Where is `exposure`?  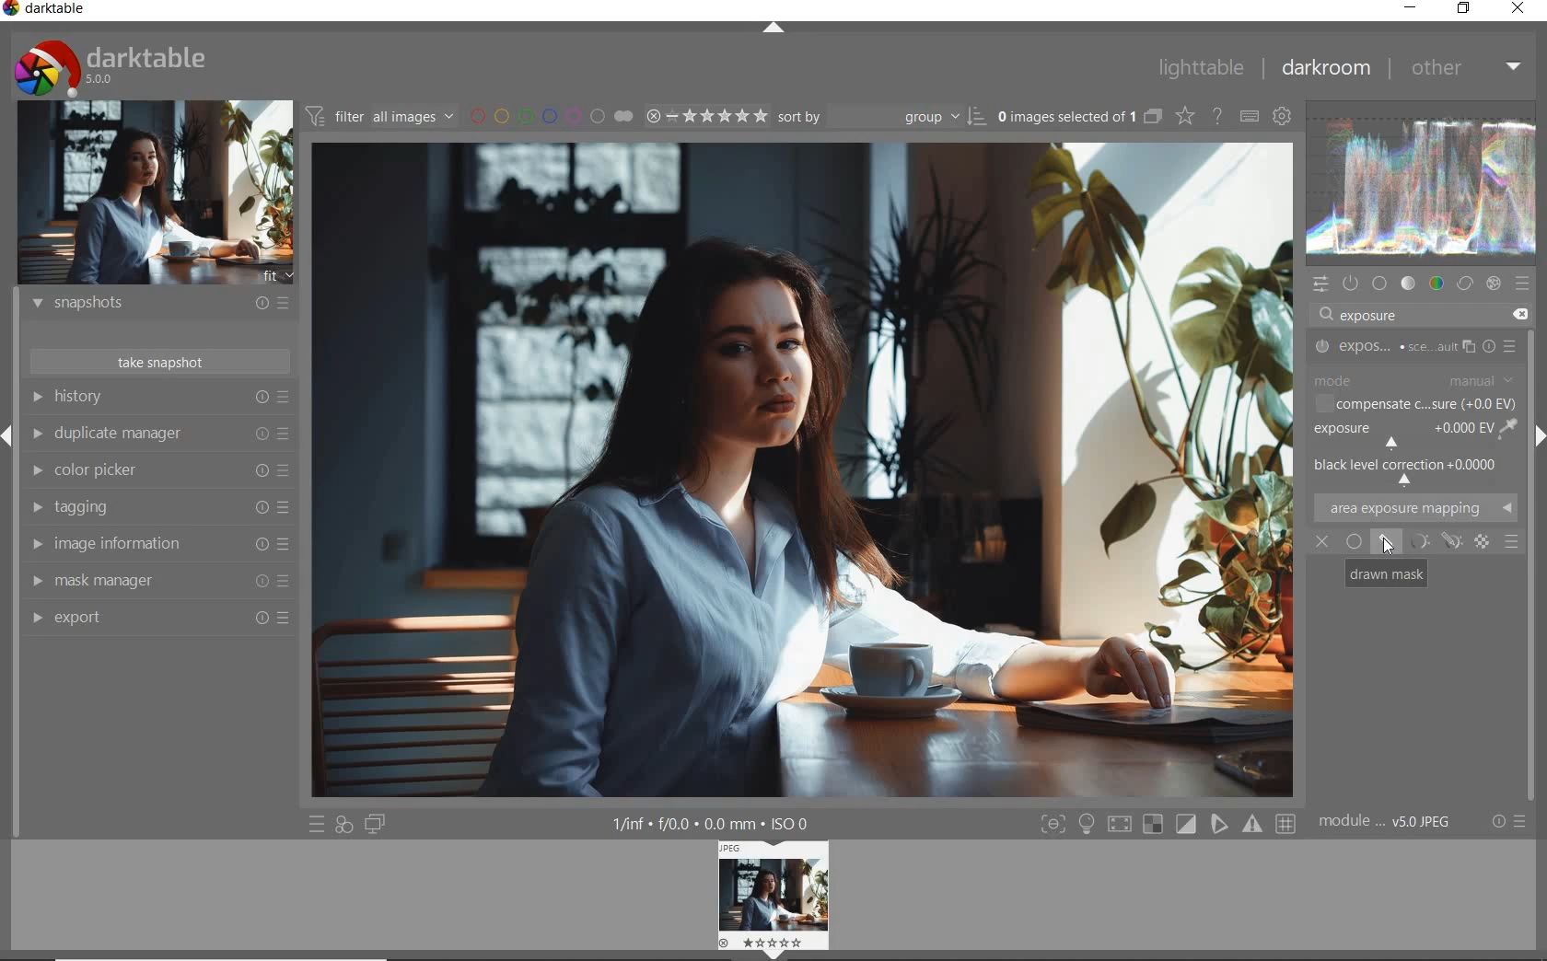
exposure is located at coordinates (1371, 314).